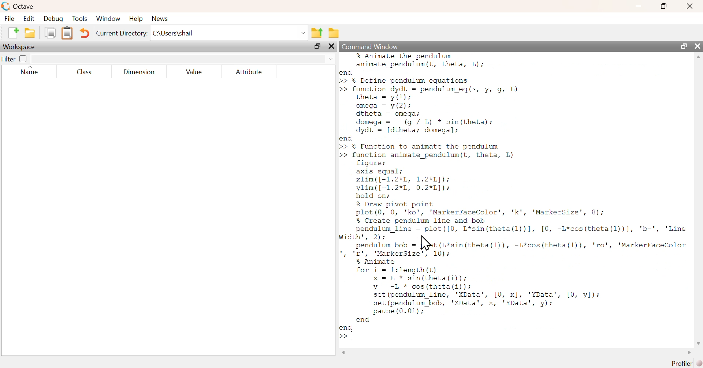 The width and height of the screenshot is (703, 368). I want to click on Cursor, so click(425, 243).